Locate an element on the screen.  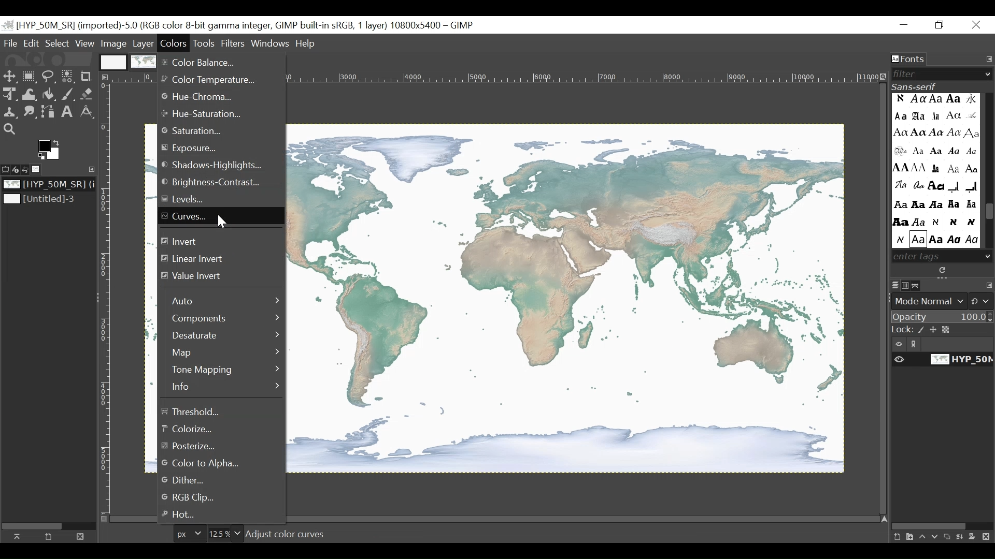
Close is located at coordinates (977, 25).